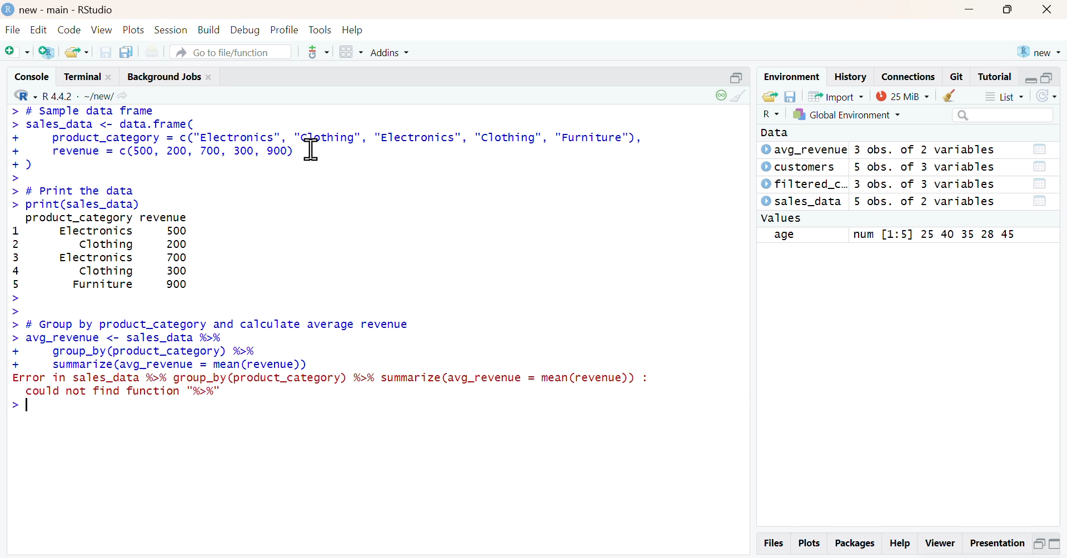  I want to click on cursor, so click(311, 150).